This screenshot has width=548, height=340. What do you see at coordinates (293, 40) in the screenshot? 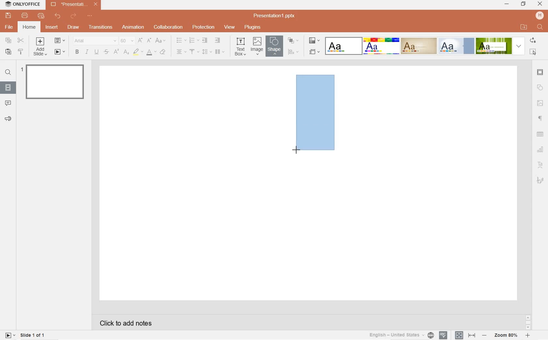
I see `arrange shape` at bounding box center [293, 40].